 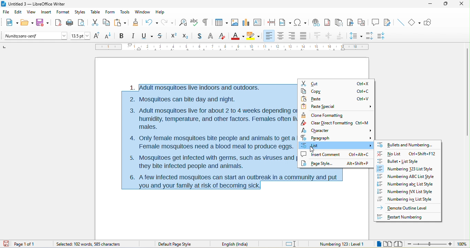 What do you see at coordinates (137, 23) in the screenshot?
I see `clone formatting` at bounding box center [137, 23].